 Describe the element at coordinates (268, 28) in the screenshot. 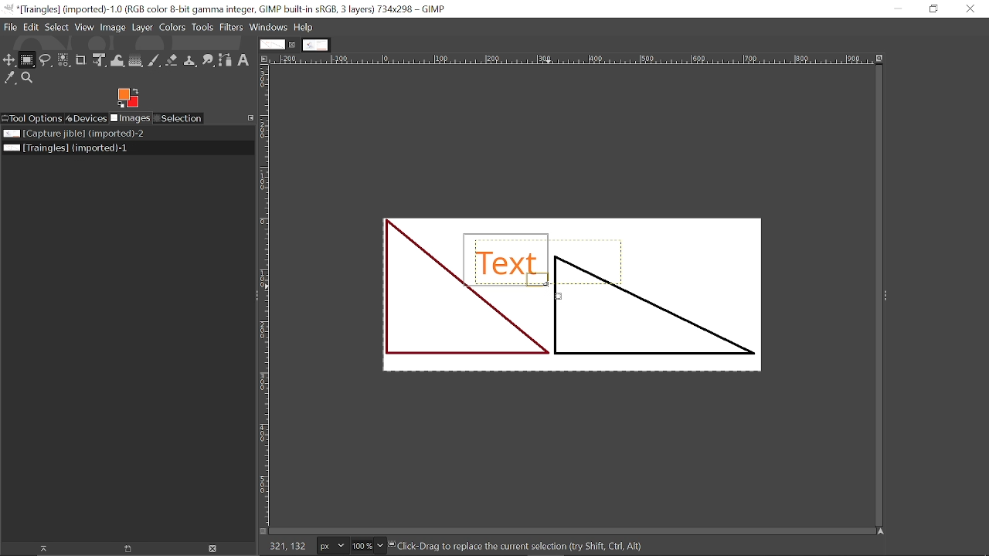

I see `Windows` at that location.